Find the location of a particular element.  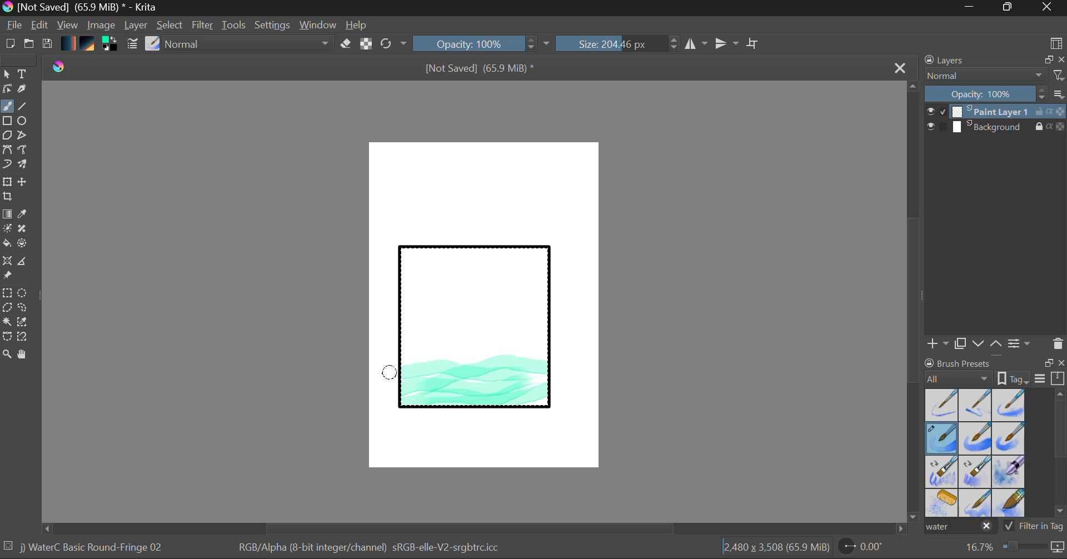

Transform Layer is located at coordinates (7, 181).